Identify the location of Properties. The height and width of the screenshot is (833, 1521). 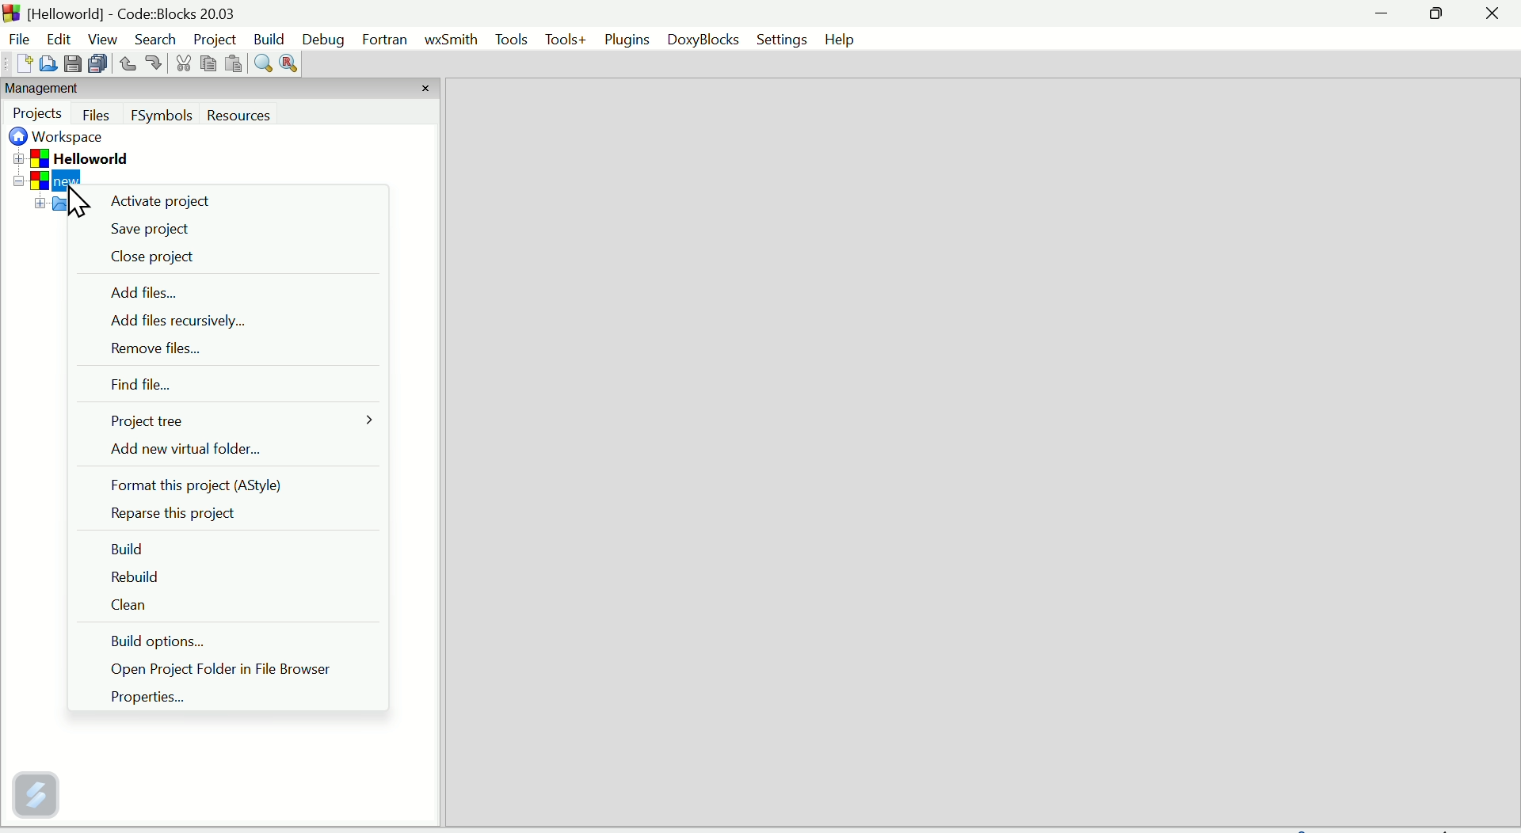
(147, 698).